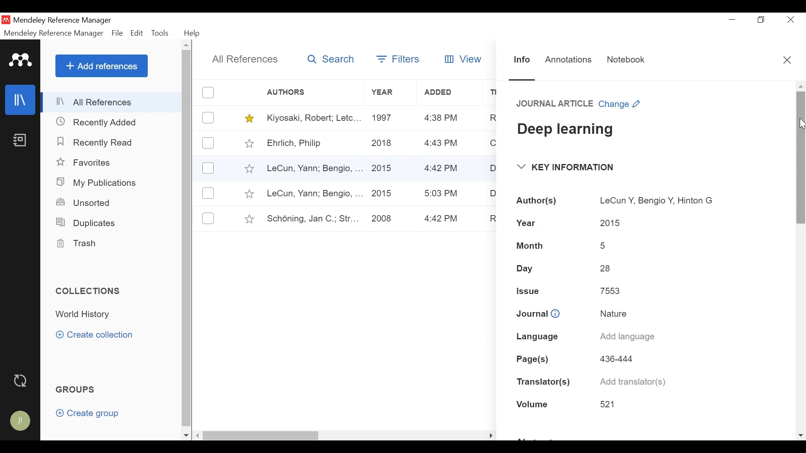 The image size is (806, 453). I want to click on Filters, so click(400, 57).